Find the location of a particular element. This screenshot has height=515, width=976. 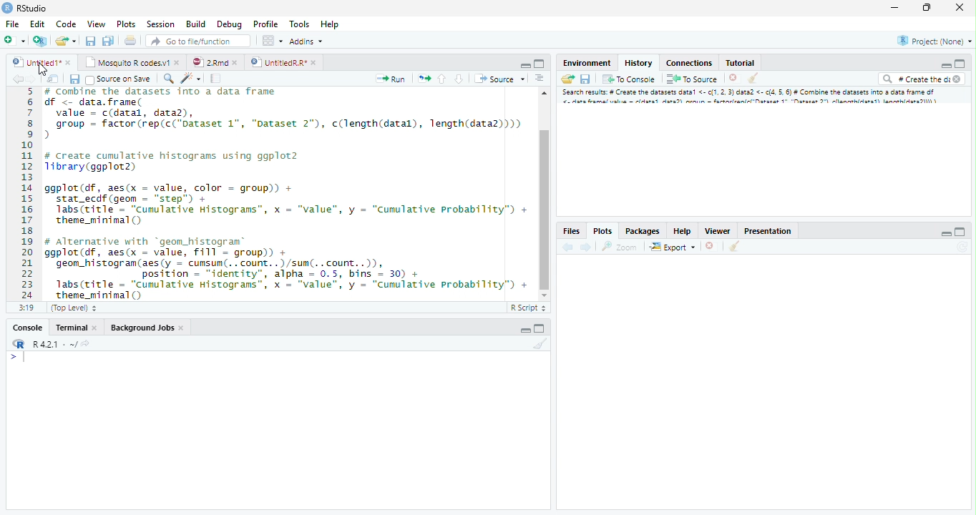

Prsentation is located at coordinates (765, 230).